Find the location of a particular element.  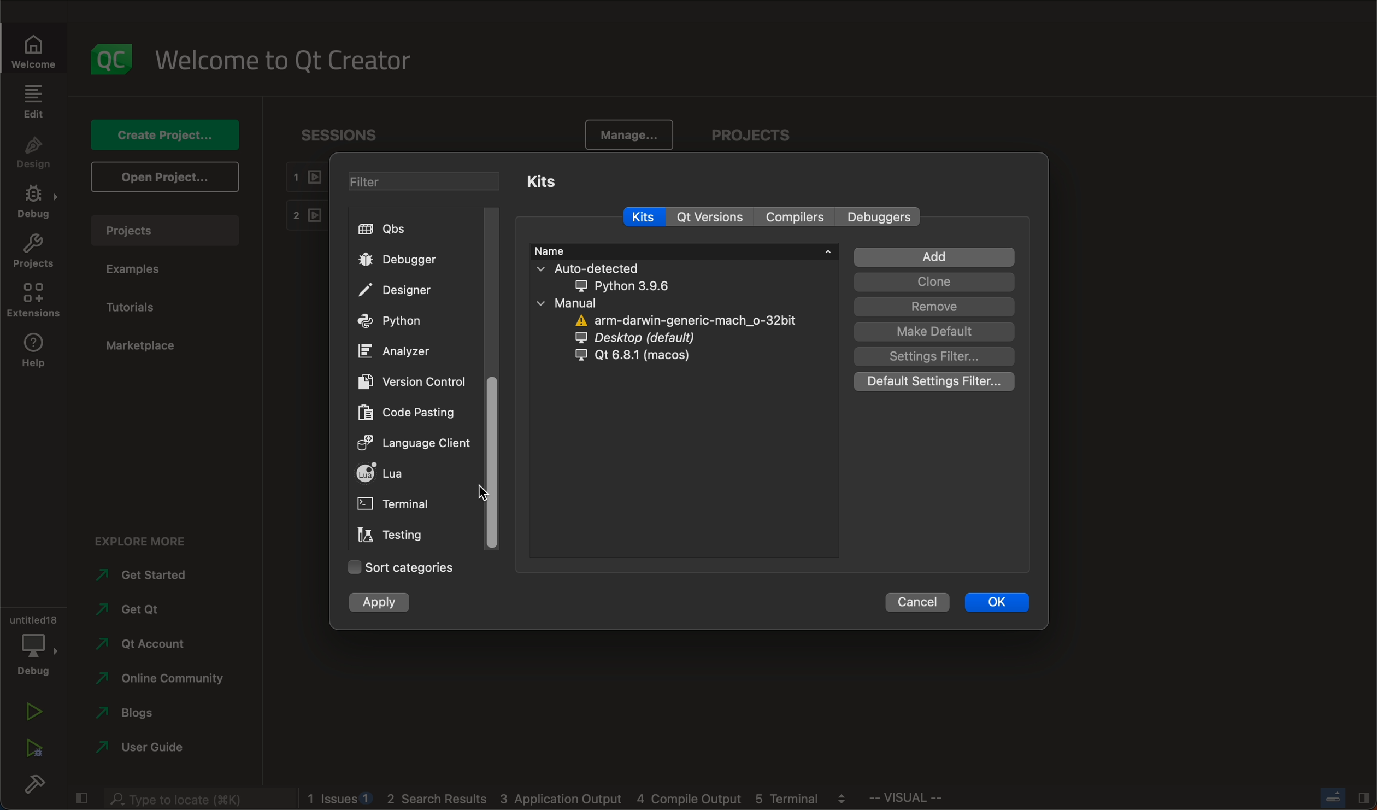

kits is located at coordinates (646, 218).